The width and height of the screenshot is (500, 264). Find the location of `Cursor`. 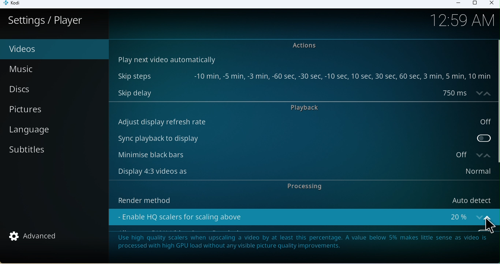

Cursor is located at coordinates (488, 227).